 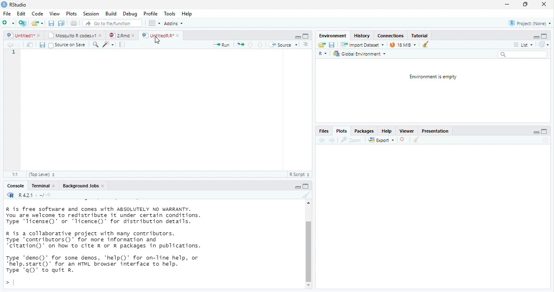 I want to click on Build, so click(x=111, y=14).